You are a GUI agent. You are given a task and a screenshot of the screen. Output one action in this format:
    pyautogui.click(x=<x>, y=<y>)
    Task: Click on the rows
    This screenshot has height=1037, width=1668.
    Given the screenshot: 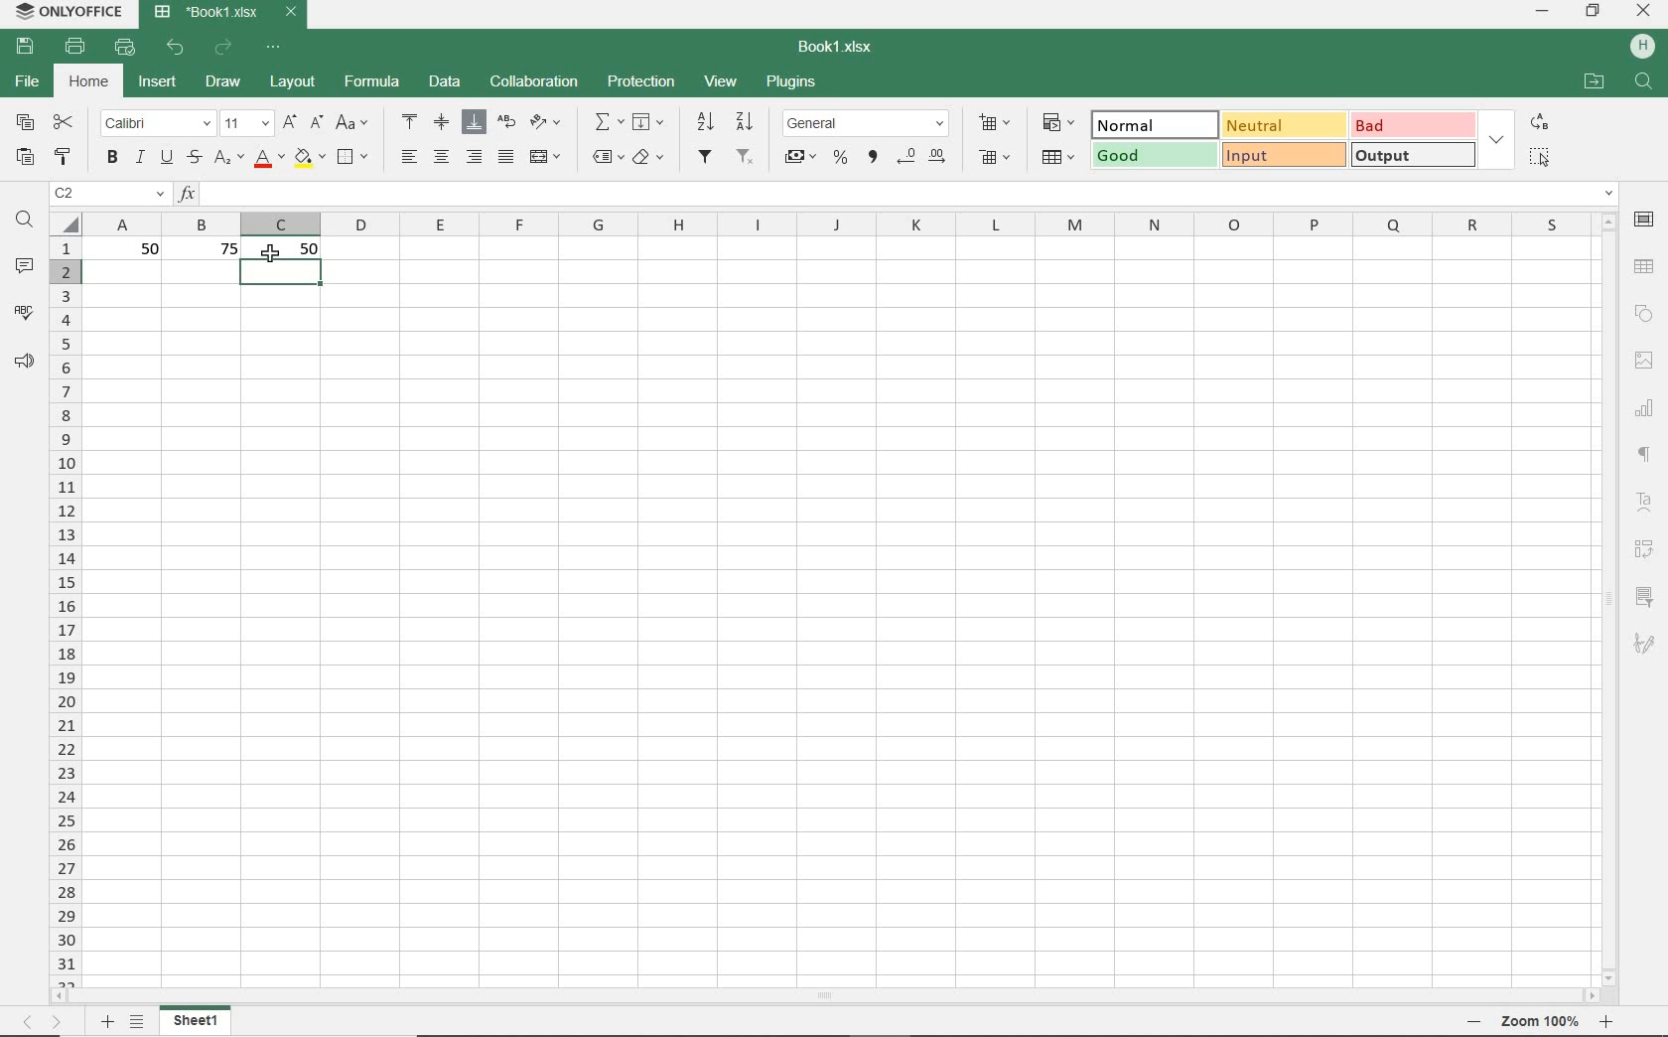 What is the action you would take?
    pyautogui.click(x=65, y=610)
    